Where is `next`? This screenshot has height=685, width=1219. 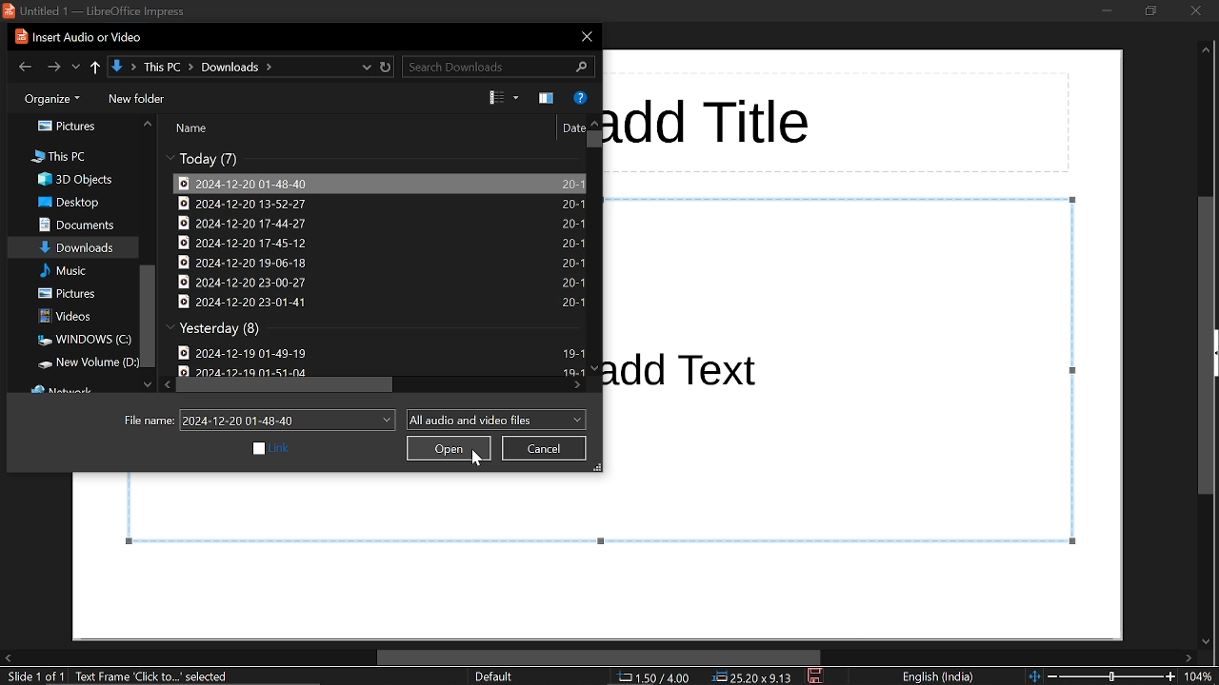
next is located at coordinates (54, 67).